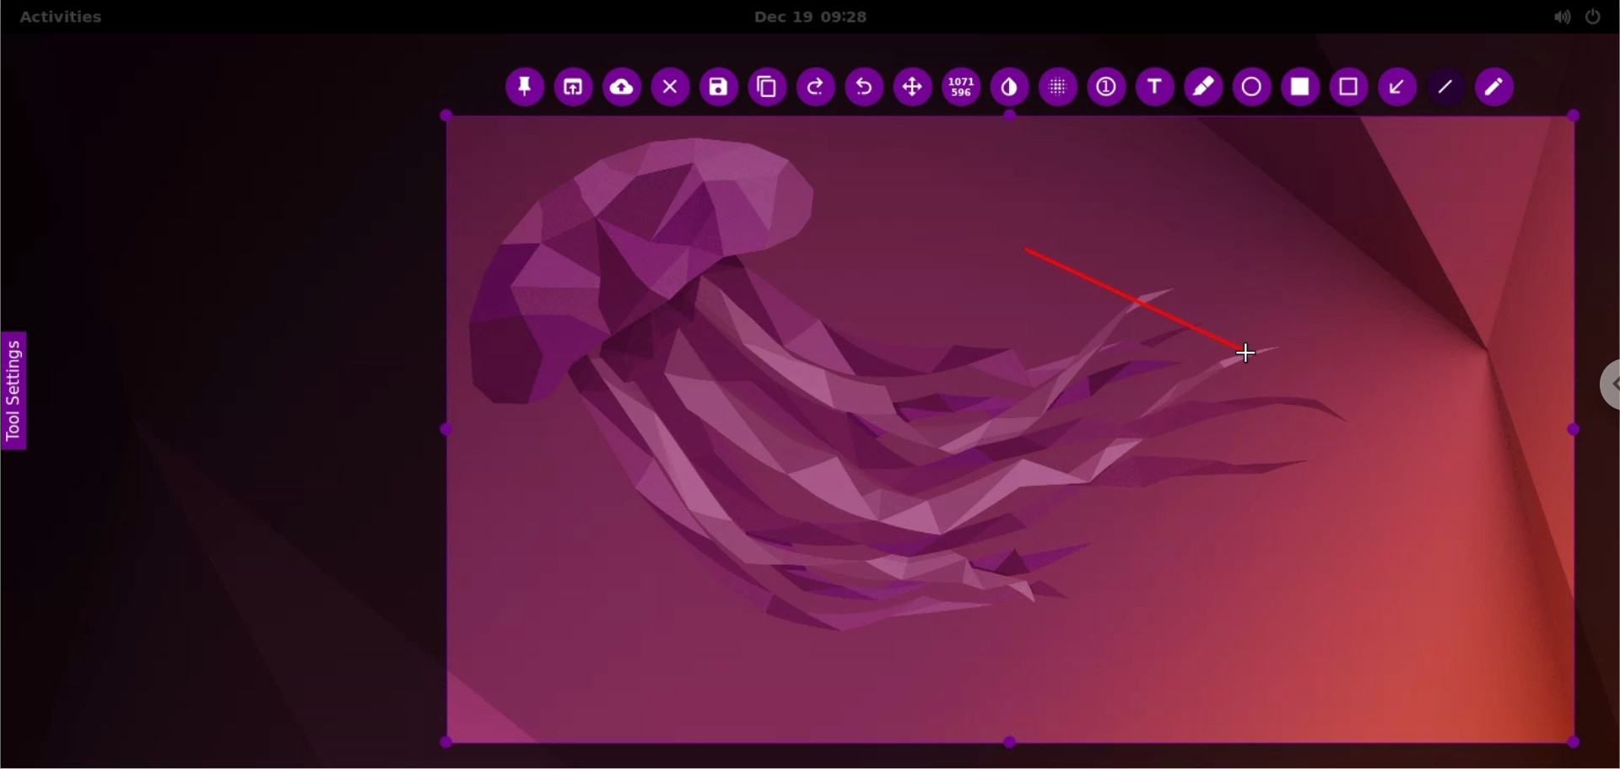  What do you see at coordinates (1303, 89) in the screenshot?
I see `selection` at bounding box center [1303, 89].